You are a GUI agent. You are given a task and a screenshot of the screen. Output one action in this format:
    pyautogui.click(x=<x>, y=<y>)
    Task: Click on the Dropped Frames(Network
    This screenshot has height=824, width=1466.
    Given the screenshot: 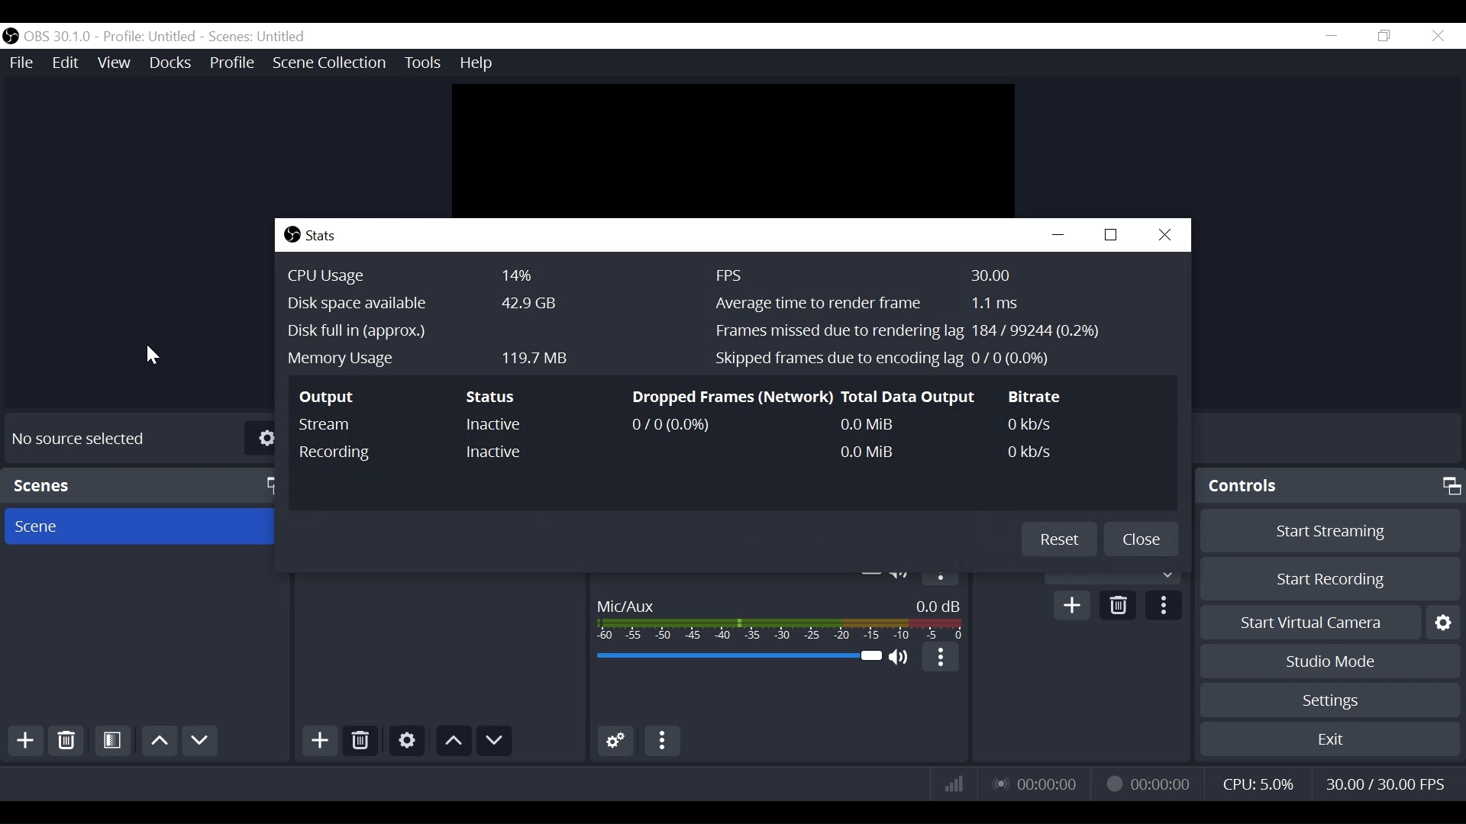 What is the action you would take?
    pyautogui.click(x=730, y=398)
    